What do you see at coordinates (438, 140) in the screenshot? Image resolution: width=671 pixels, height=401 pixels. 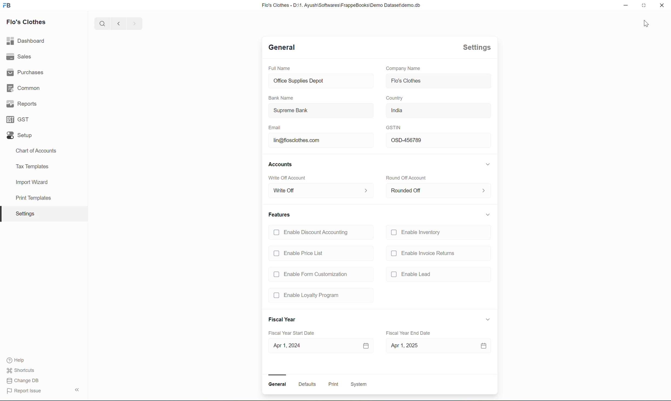 I see `OSD-456789` at bounding box center [438, 140].